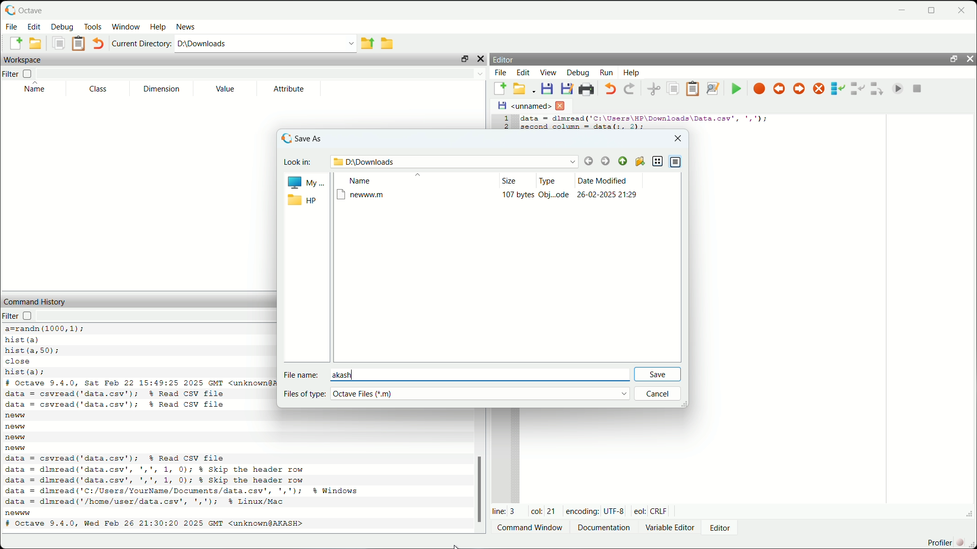  What do you see at coordinates (576, 72) in the screenshot?
I see `debug` at bounding box center [576, 72].